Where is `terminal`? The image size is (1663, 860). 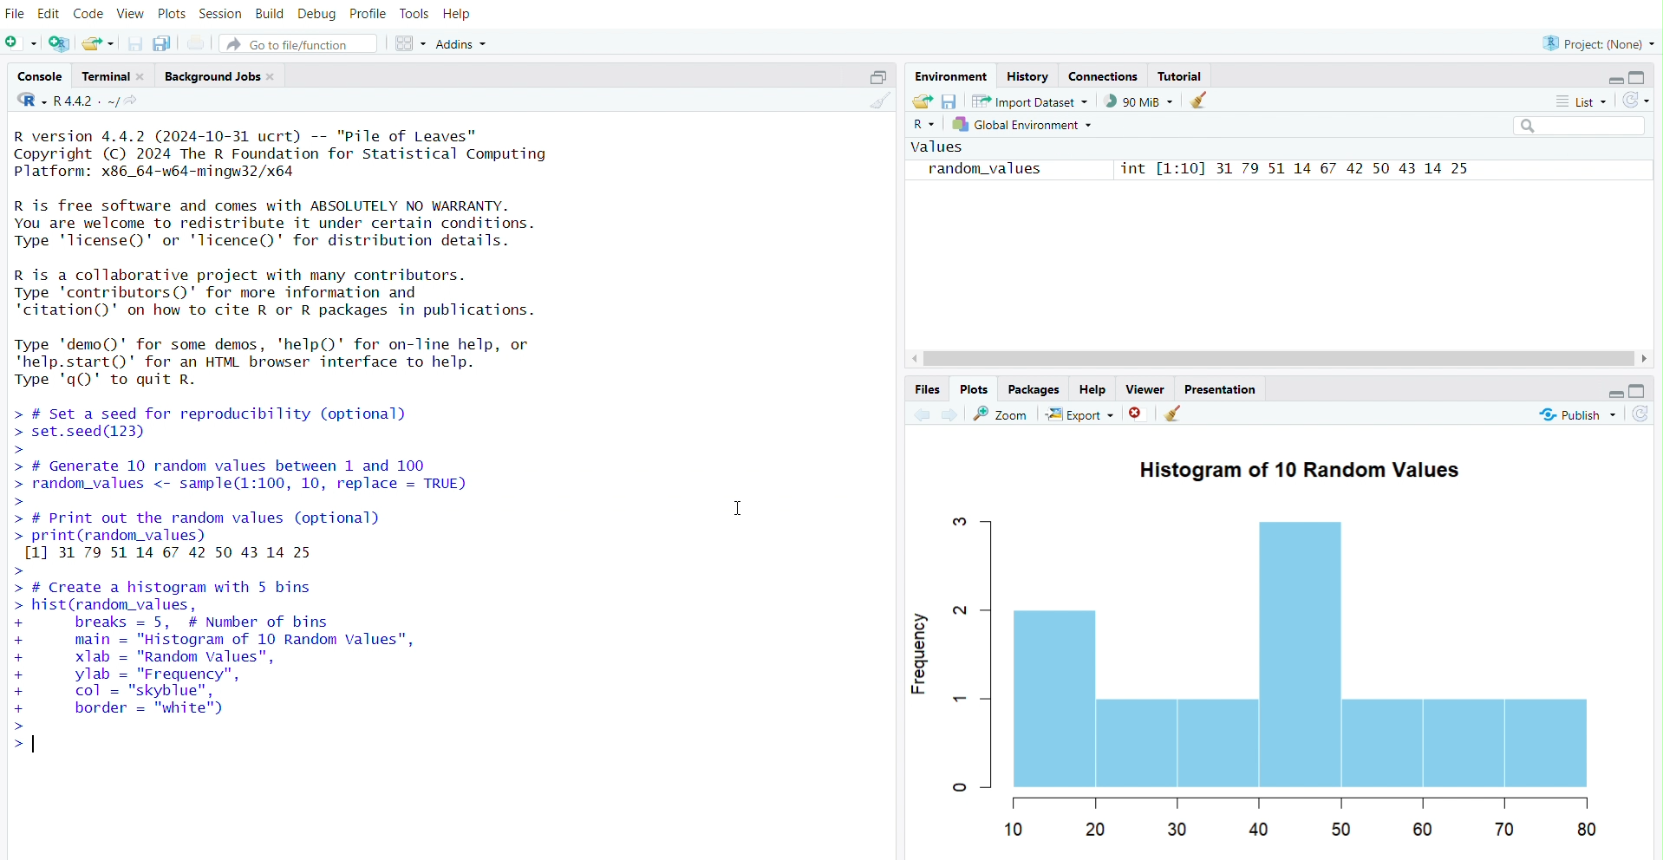
terminal is located at coordinates (101, 75).